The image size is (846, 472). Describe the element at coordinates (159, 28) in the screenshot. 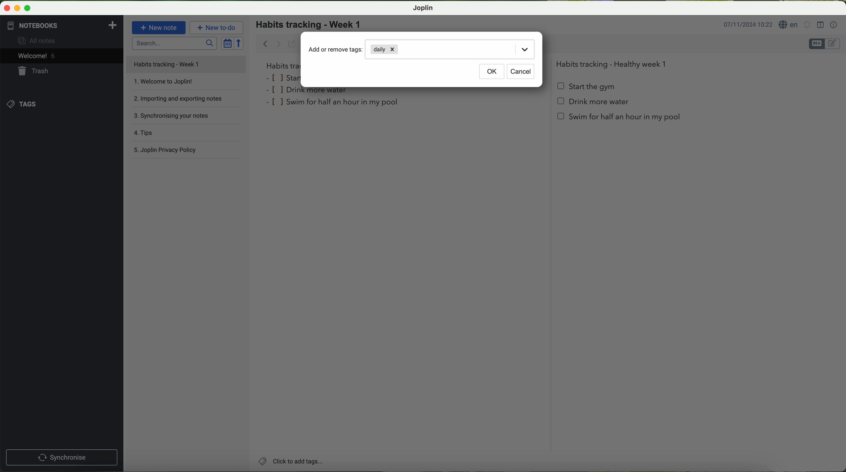

I see `new note button` at that location.